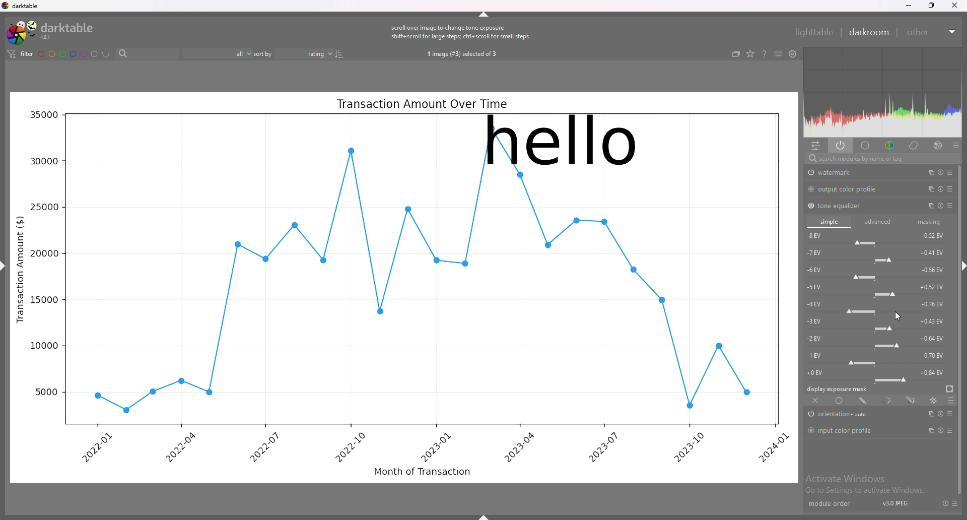 The height and width of the screenshot is (520, 967). I want to click on -6 EV force, so click(878, 273).